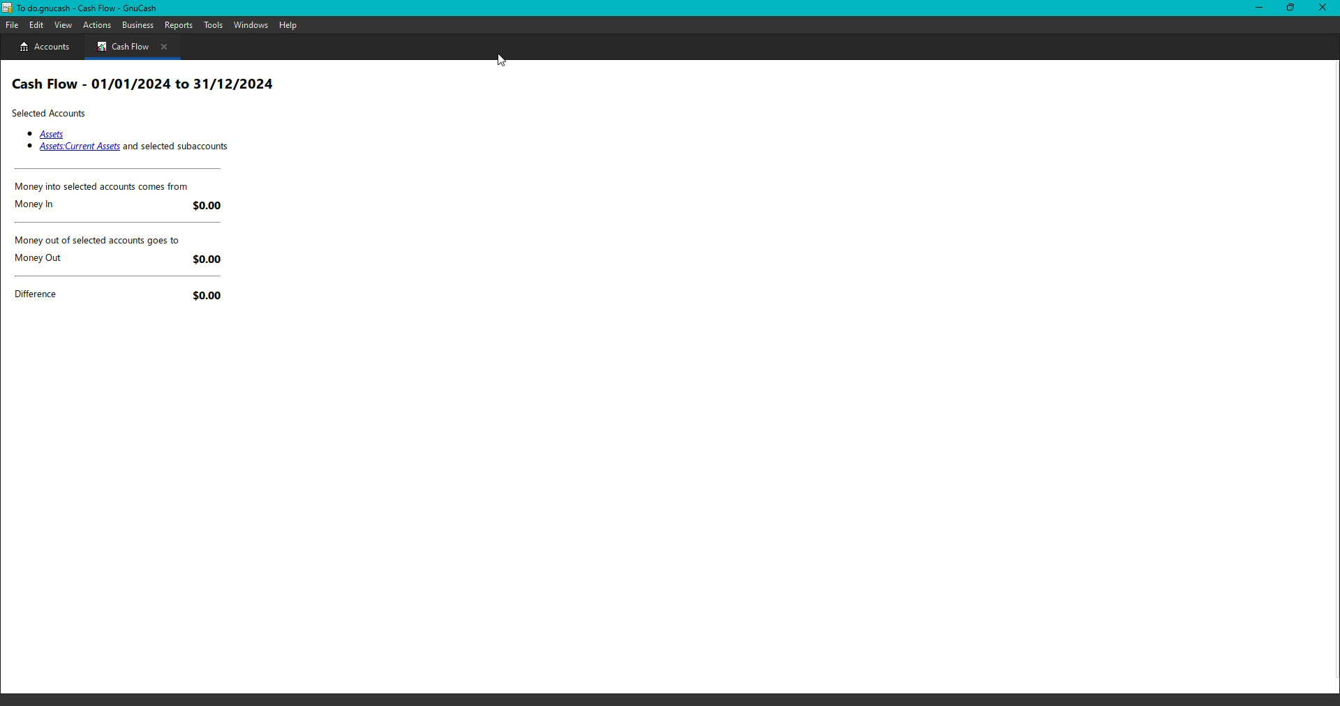 This screenshot has width=1340, height=706. Describe the element at coordinates (215, 24) in the screenshot. I see `Tools` at that location.